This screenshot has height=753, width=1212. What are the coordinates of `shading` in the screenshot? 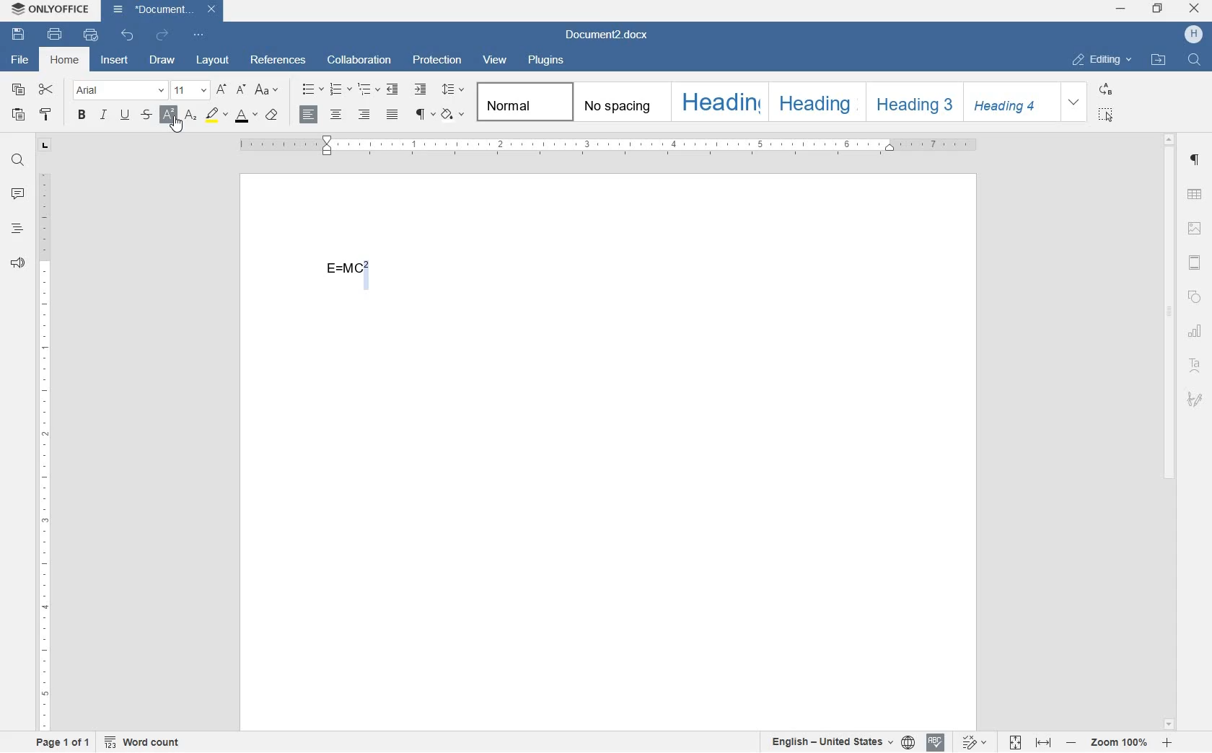 It's located at (451, 115).